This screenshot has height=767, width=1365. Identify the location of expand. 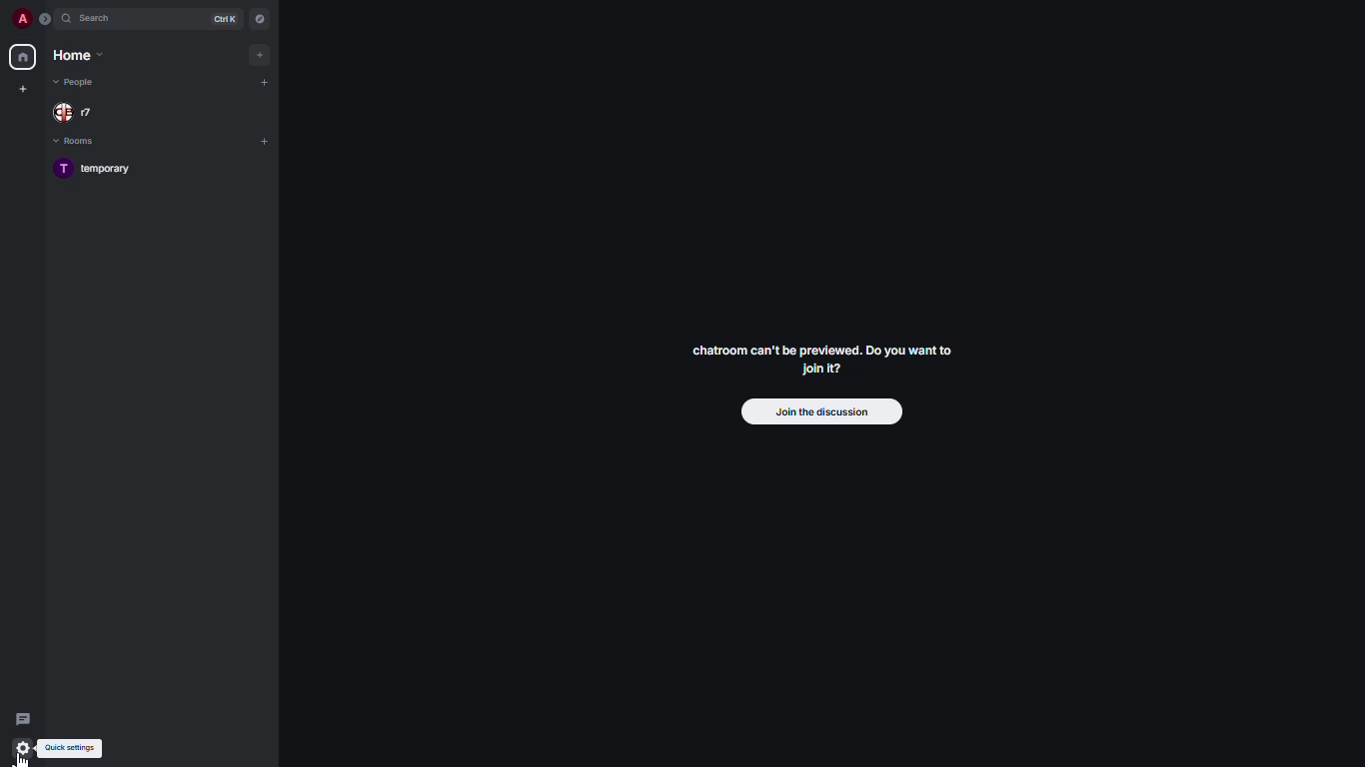
(45, 20).